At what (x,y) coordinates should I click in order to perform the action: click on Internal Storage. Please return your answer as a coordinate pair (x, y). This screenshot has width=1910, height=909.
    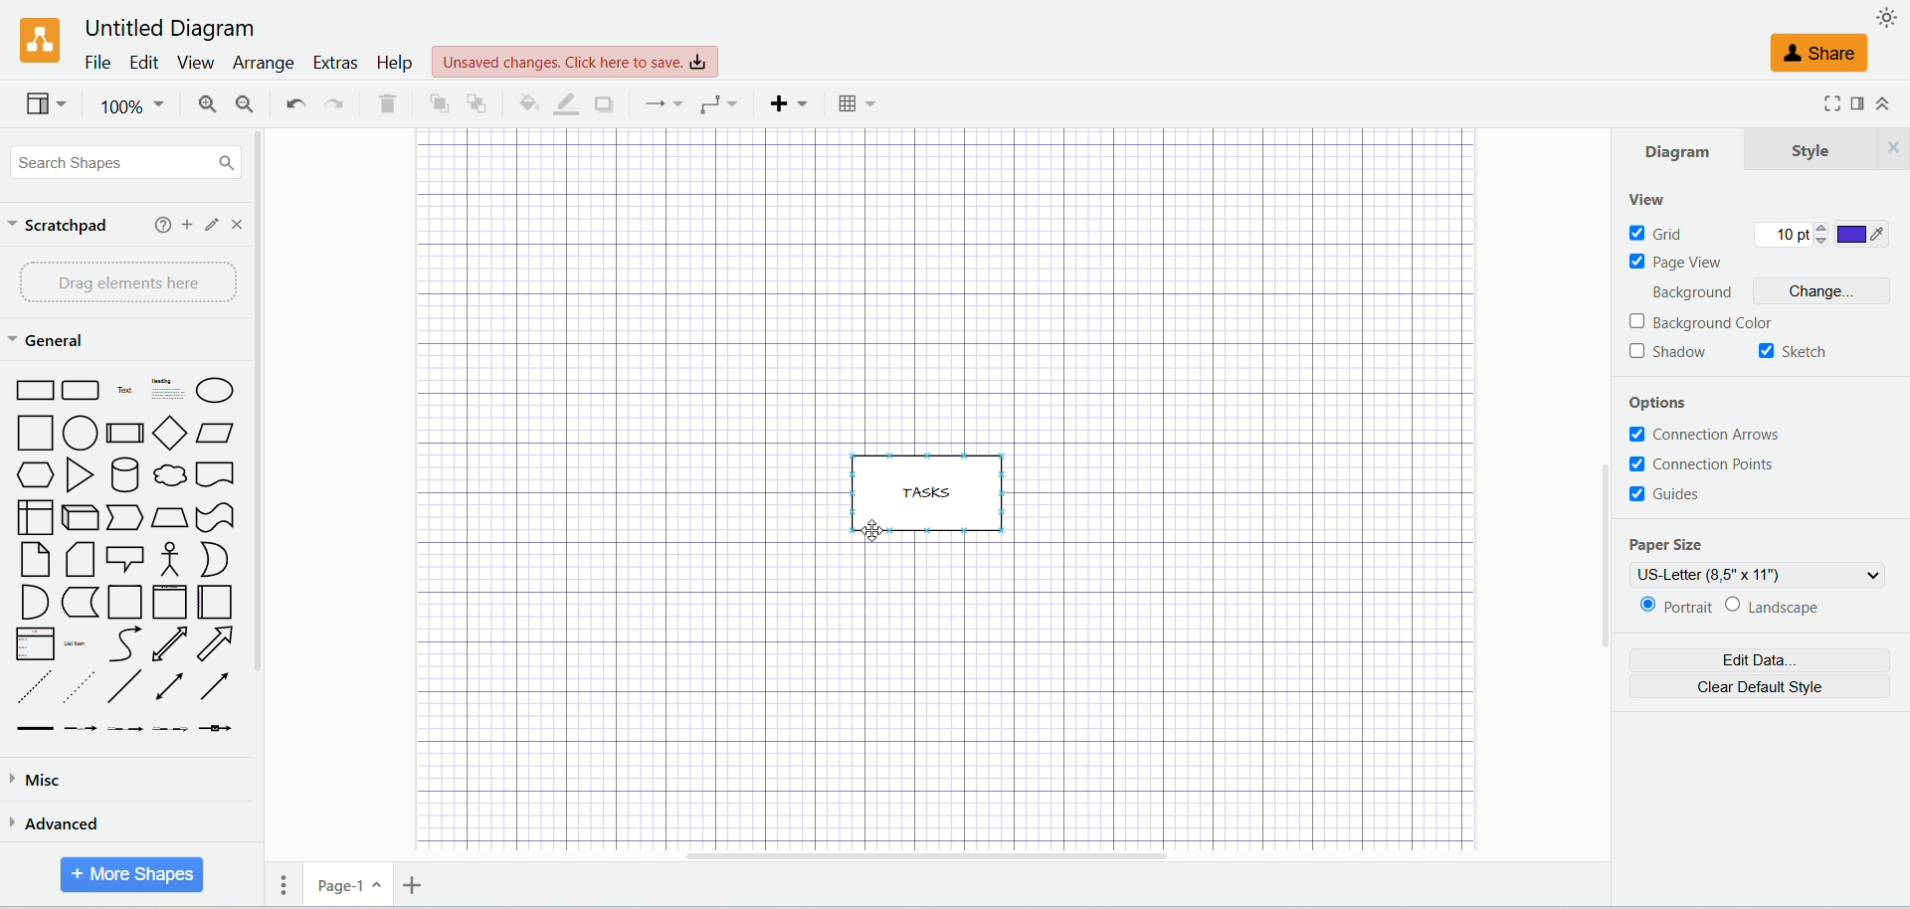
    Looking at the image, I should click on (34, 516).